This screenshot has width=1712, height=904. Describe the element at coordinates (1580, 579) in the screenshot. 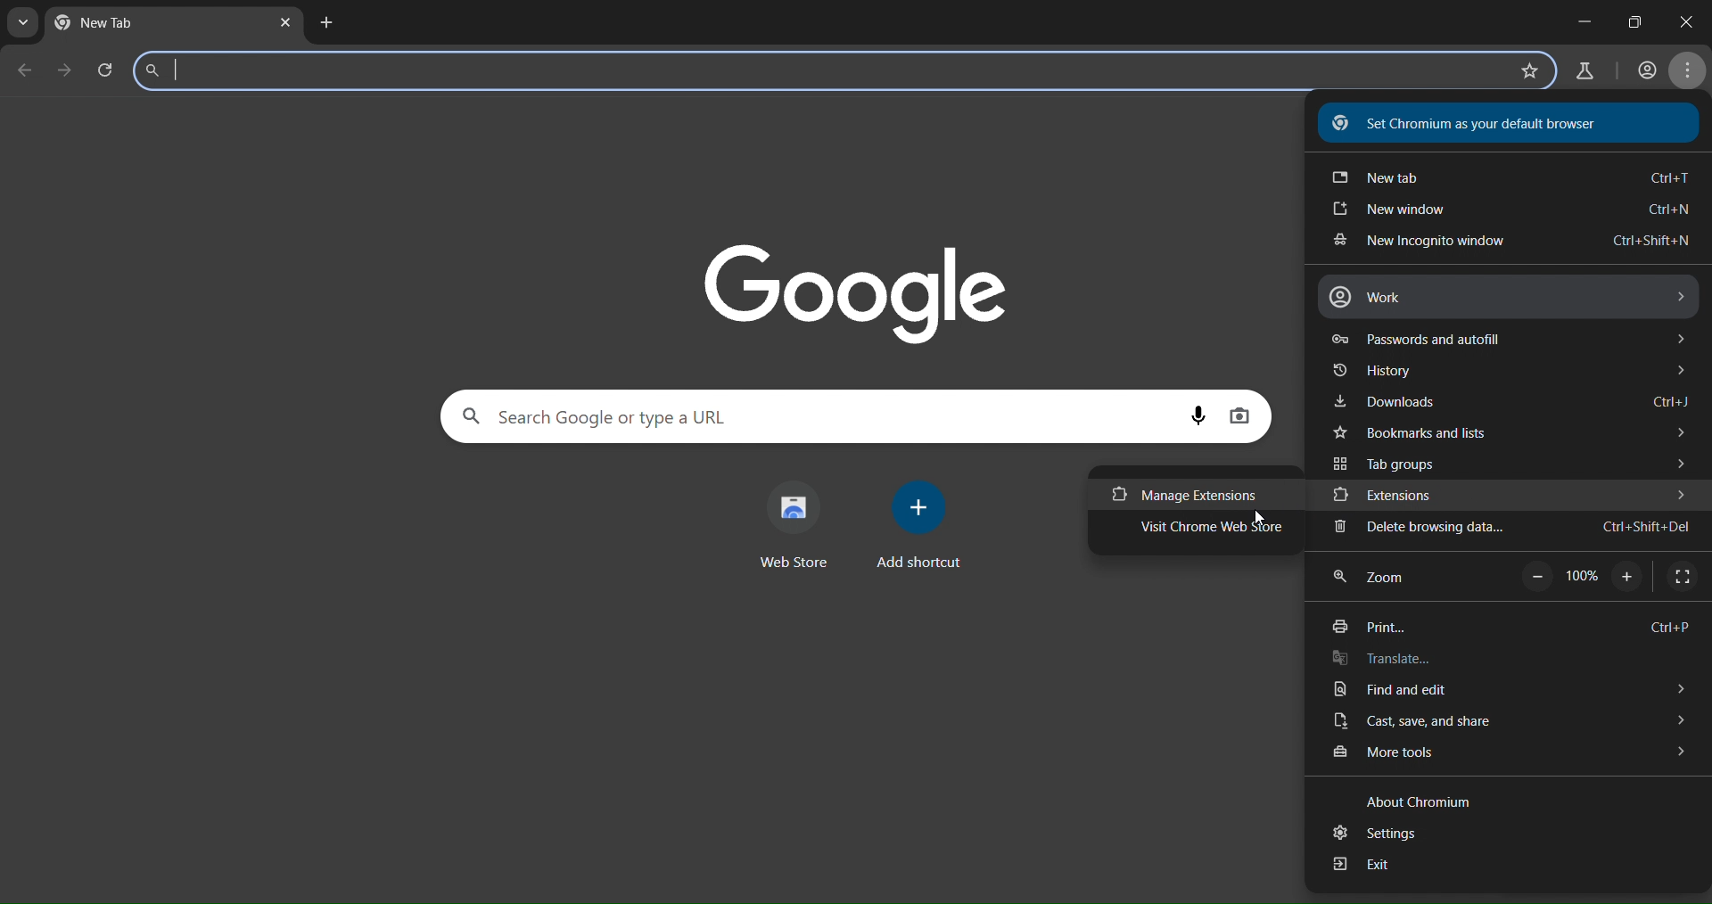

I see `100%` at that location.